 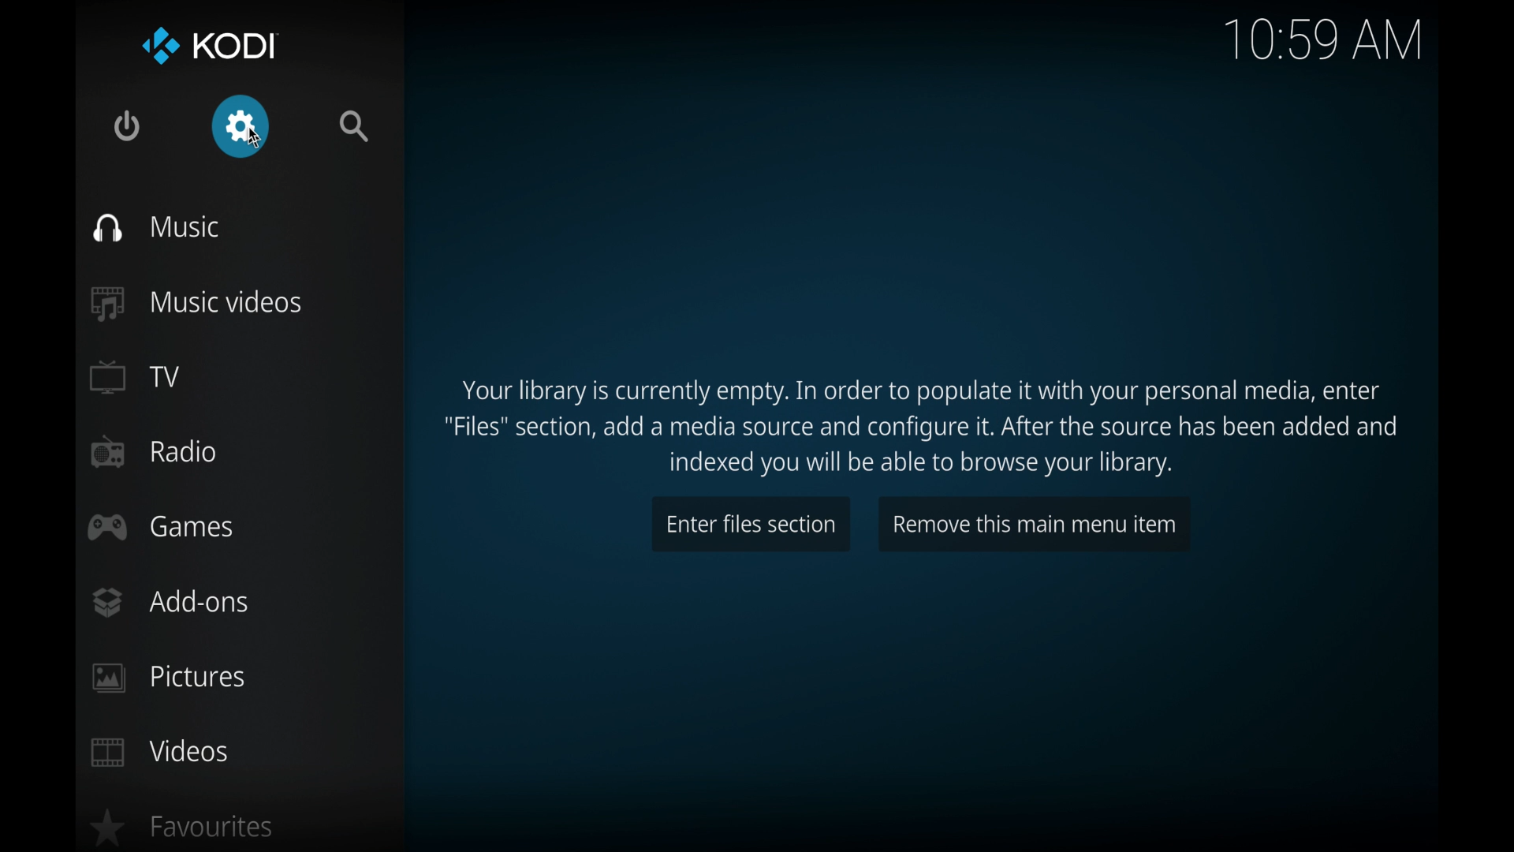 What do you see at coordinates (179, 828) in the screenshot?
I see `favorites` at bounding box center [179, 828].